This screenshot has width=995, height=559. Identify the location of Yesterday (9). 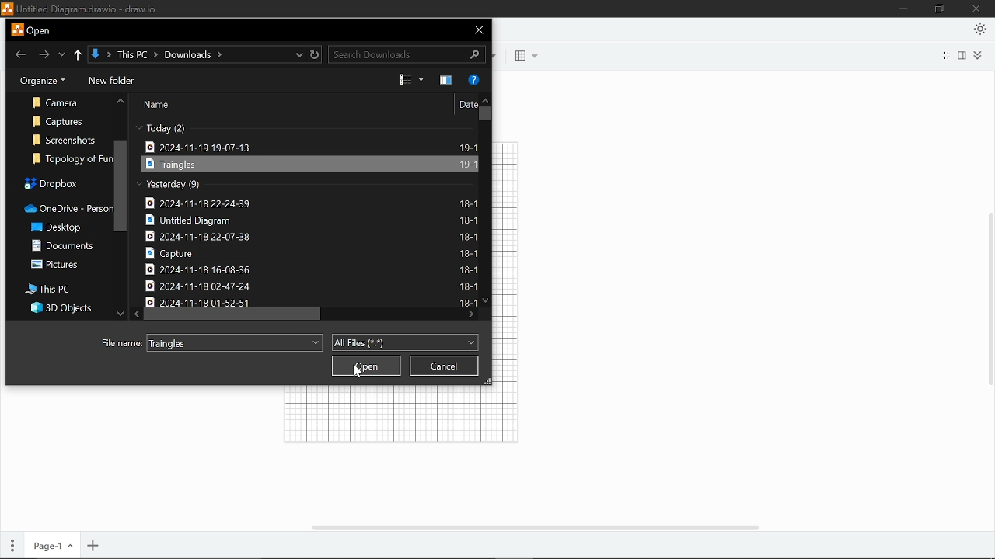
(169, 184).